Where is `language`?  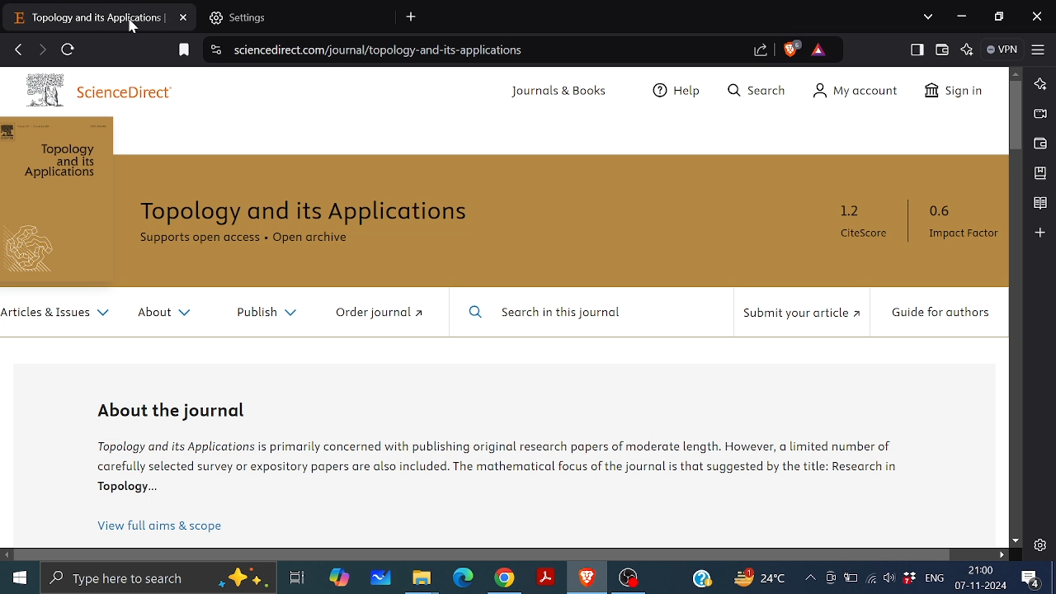 language is located at coordinates (935, 578).